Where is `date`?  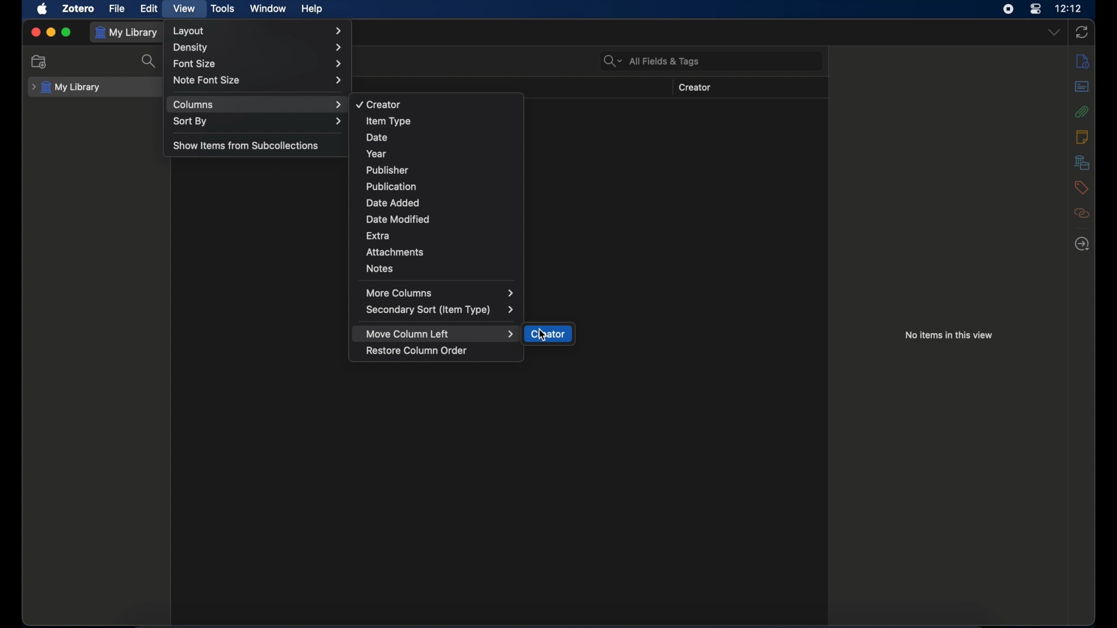
date is located at coordinates (376, 138).